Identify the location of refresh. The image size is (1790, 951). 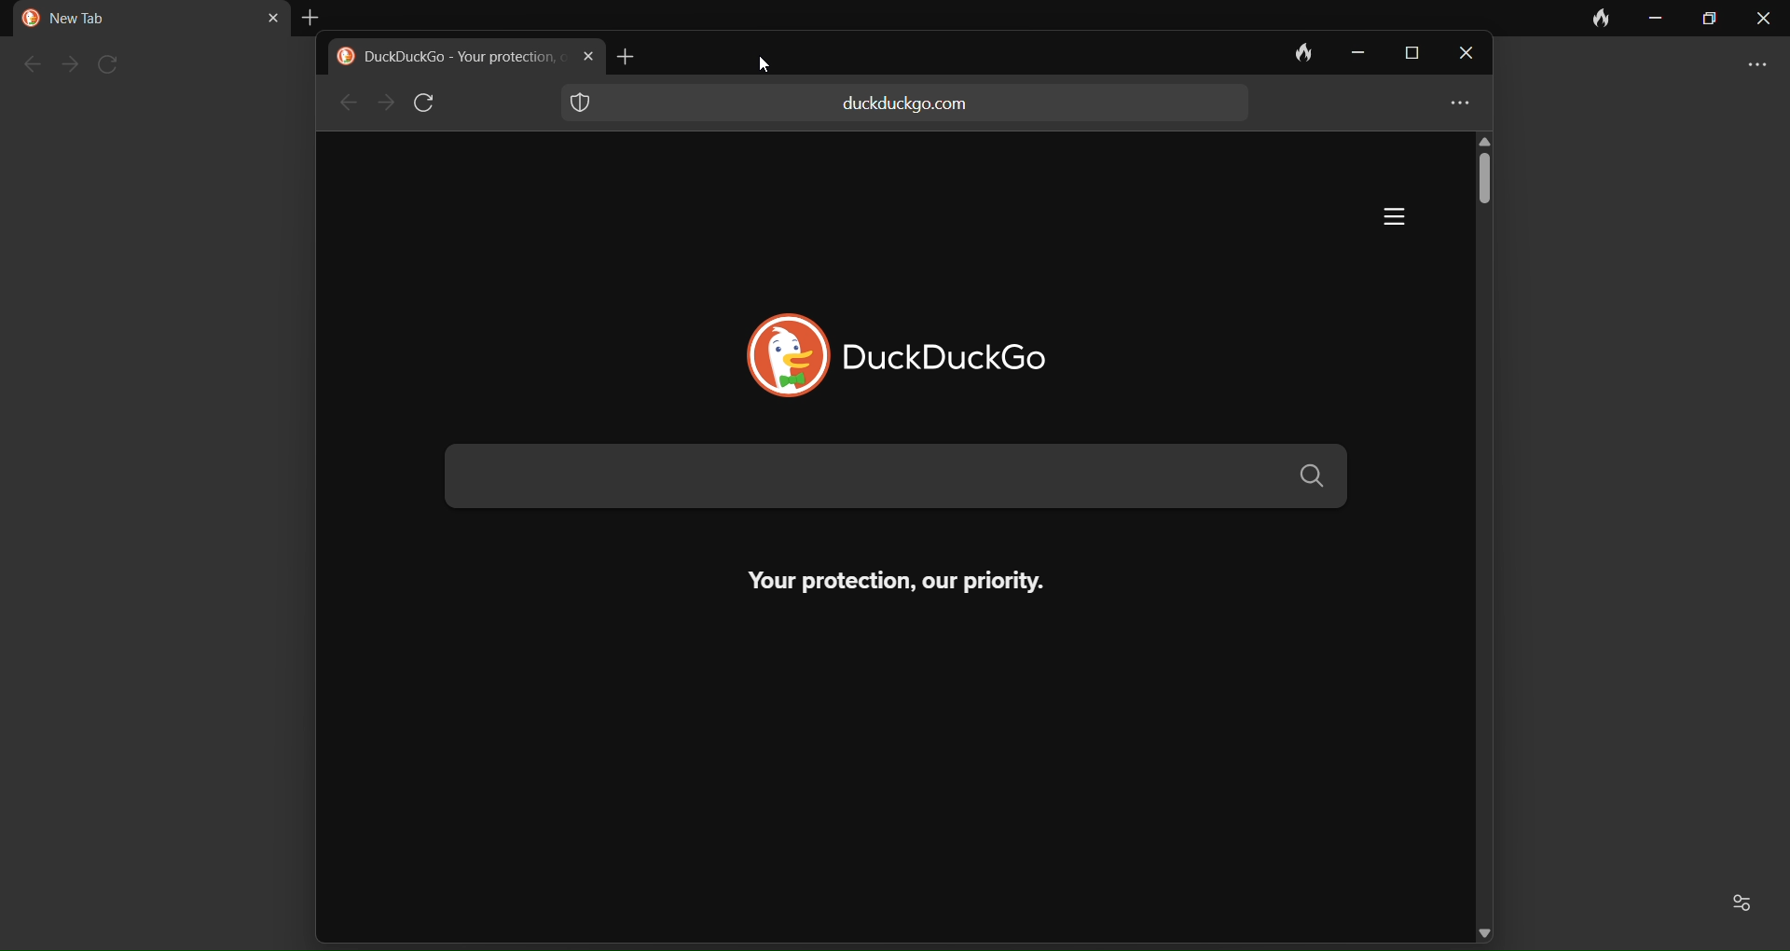
(114, 63).